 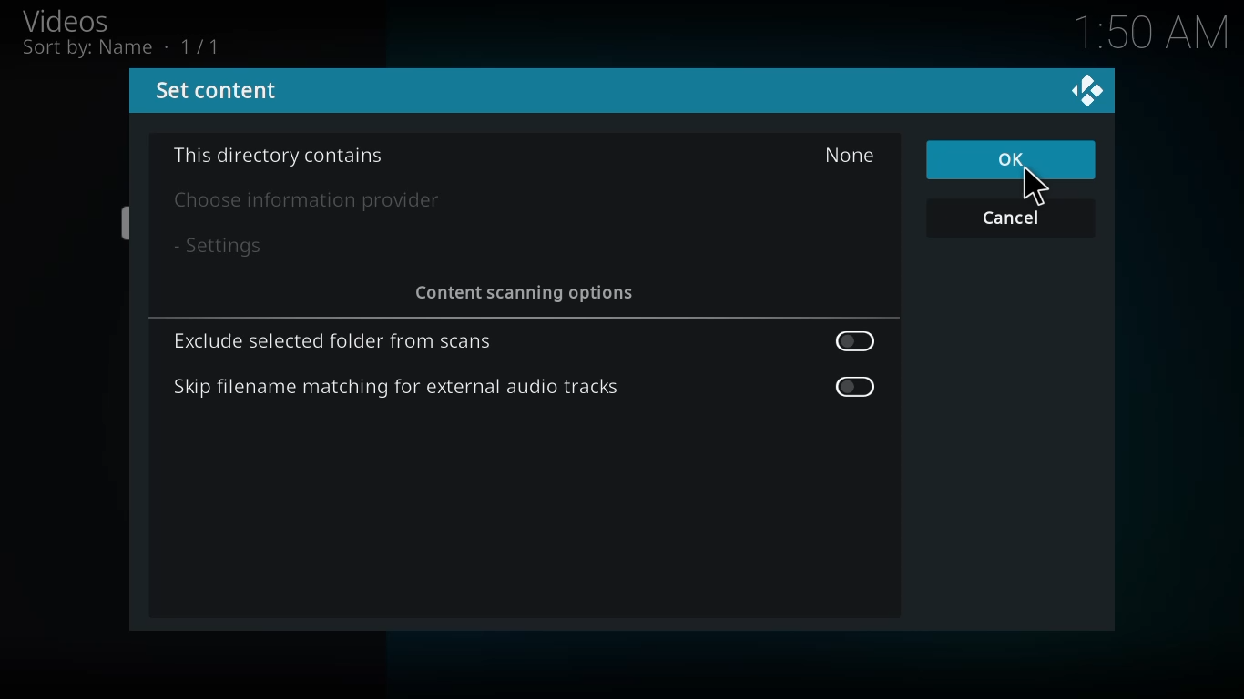 I want to click on time, so click(x=1157, y=34).